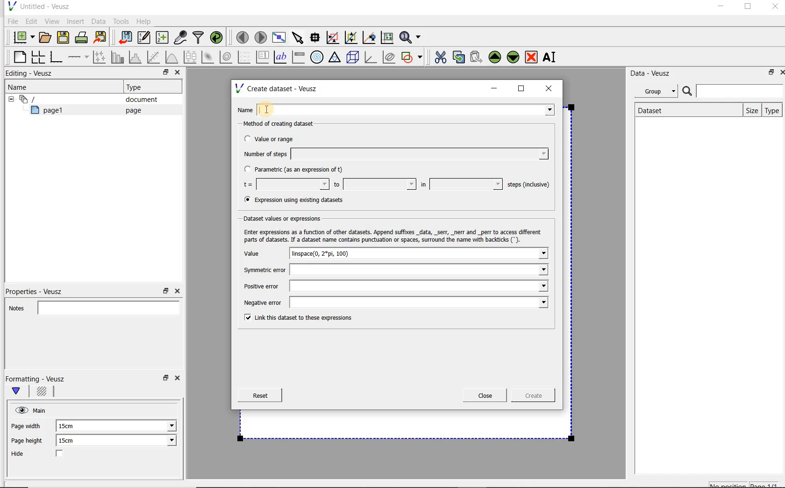  Describe the element at coordinates (514, 57) in the screenshot. I see `Move the selected widget down` at that location.